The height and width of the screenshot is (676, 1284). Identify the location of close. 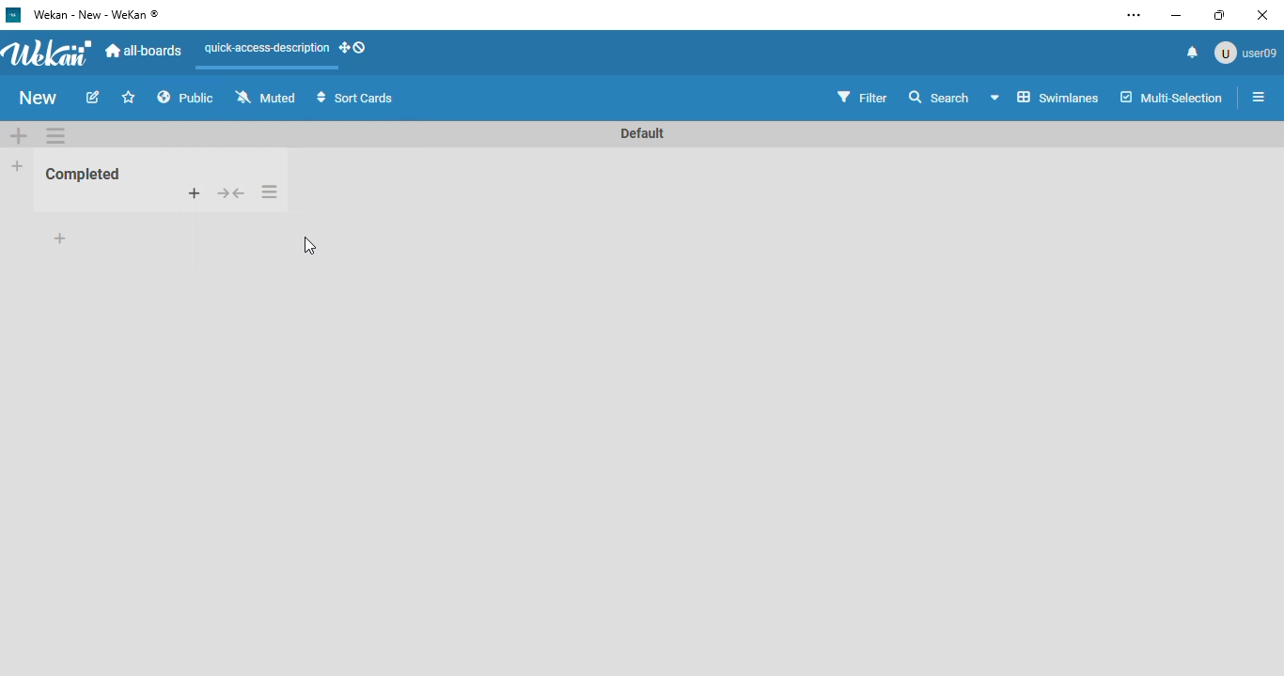
(1262, 16).